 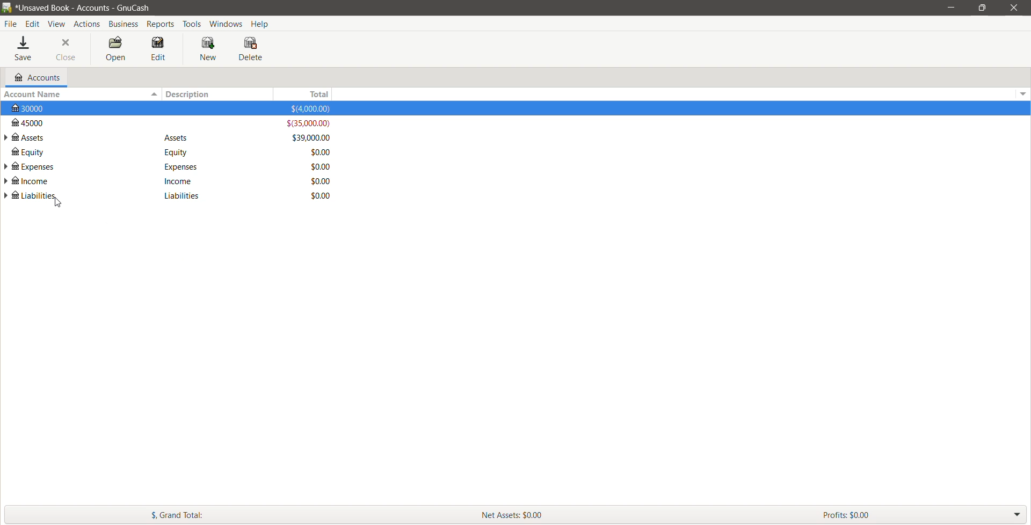 What do you see at coordinates (178, 167) in the screenshot?
I see `details of the account "Expenses"` at bounding box center [178, 167].